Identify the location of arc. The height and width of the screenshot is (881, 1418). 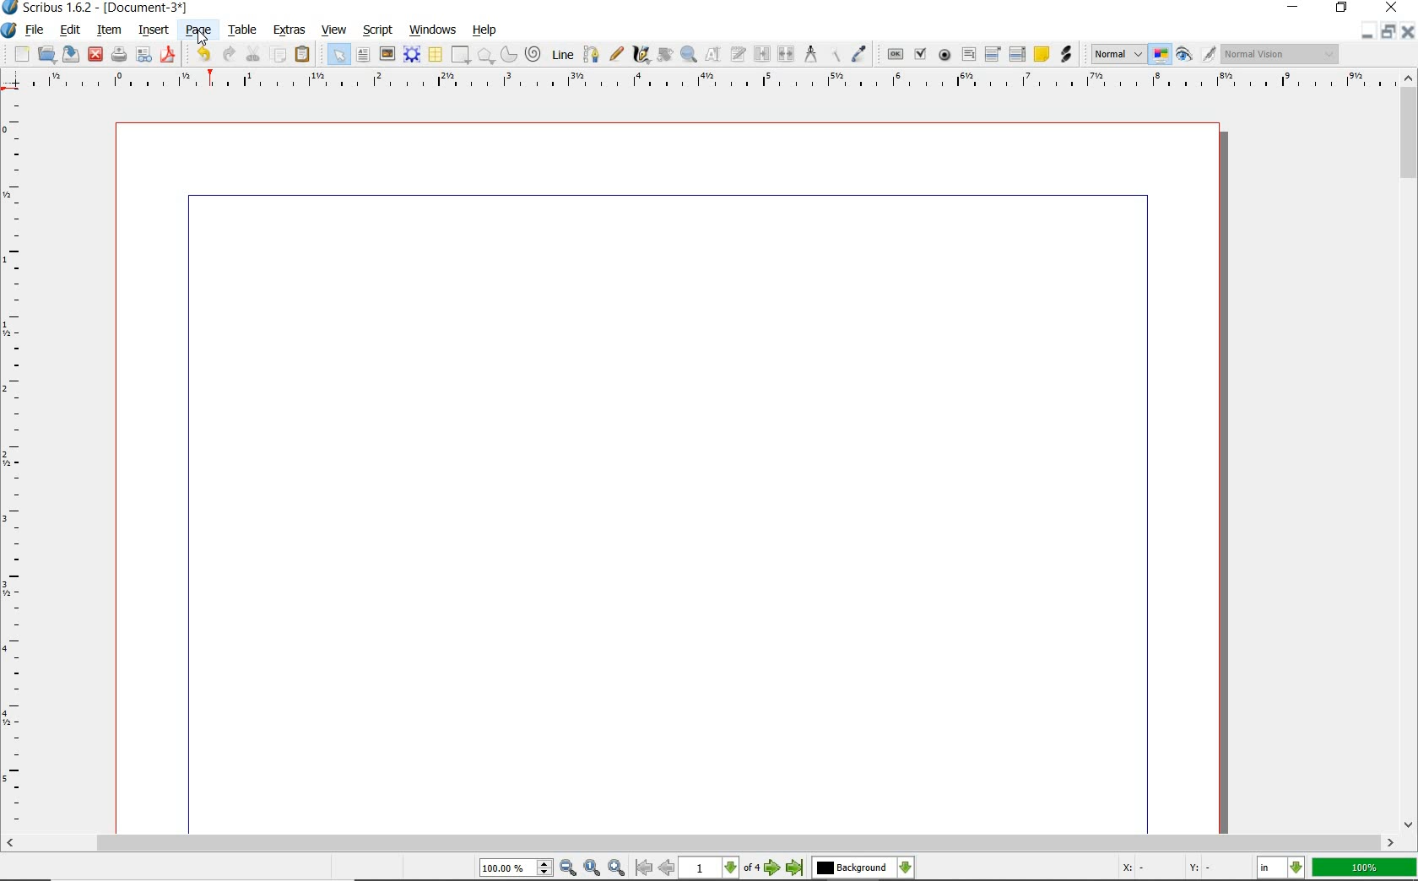
(507, 54).